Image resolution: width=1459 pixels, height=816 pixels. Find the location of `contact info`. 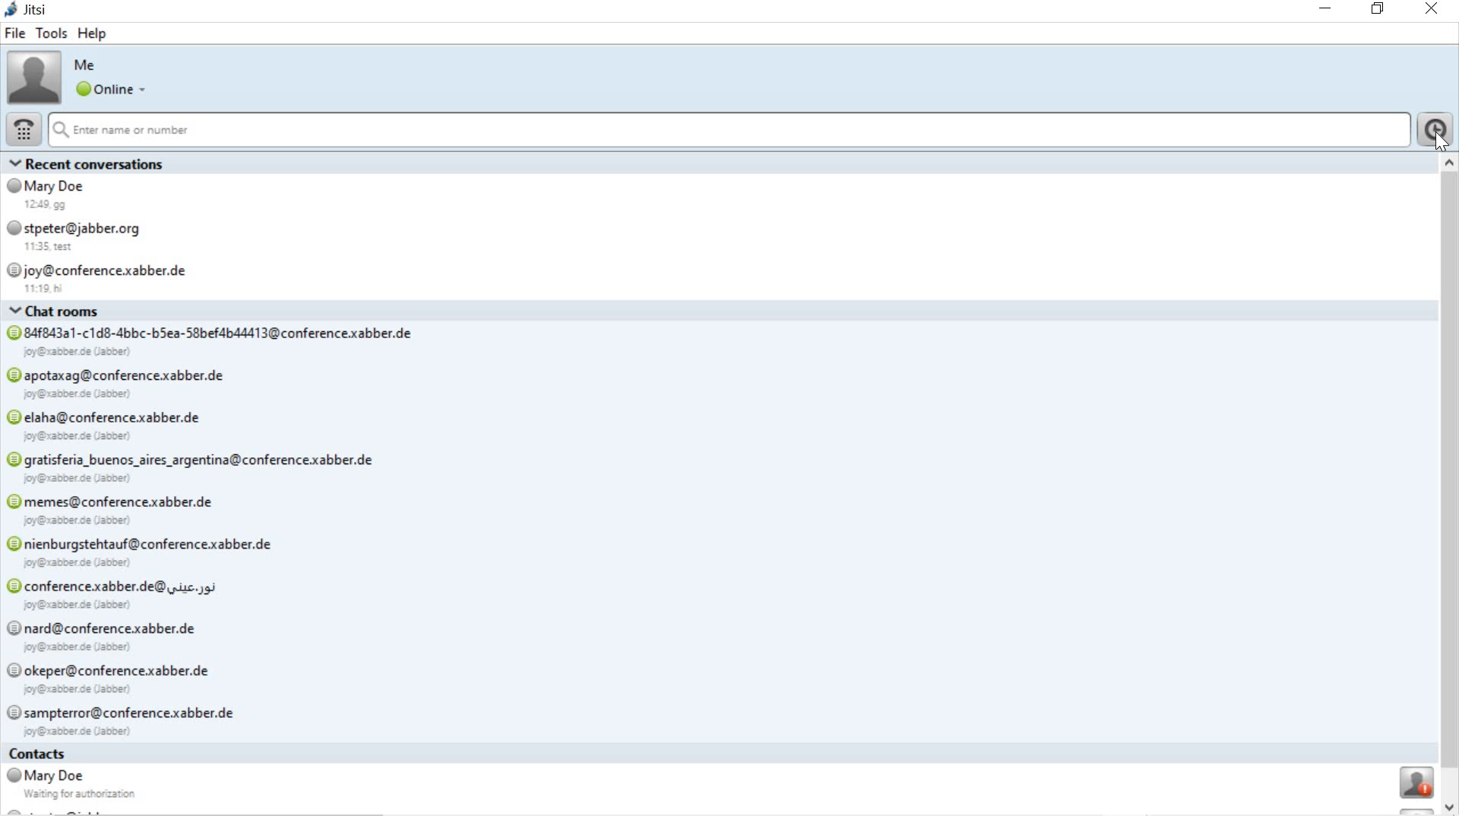

contact info is located at coordinates (719, 781).